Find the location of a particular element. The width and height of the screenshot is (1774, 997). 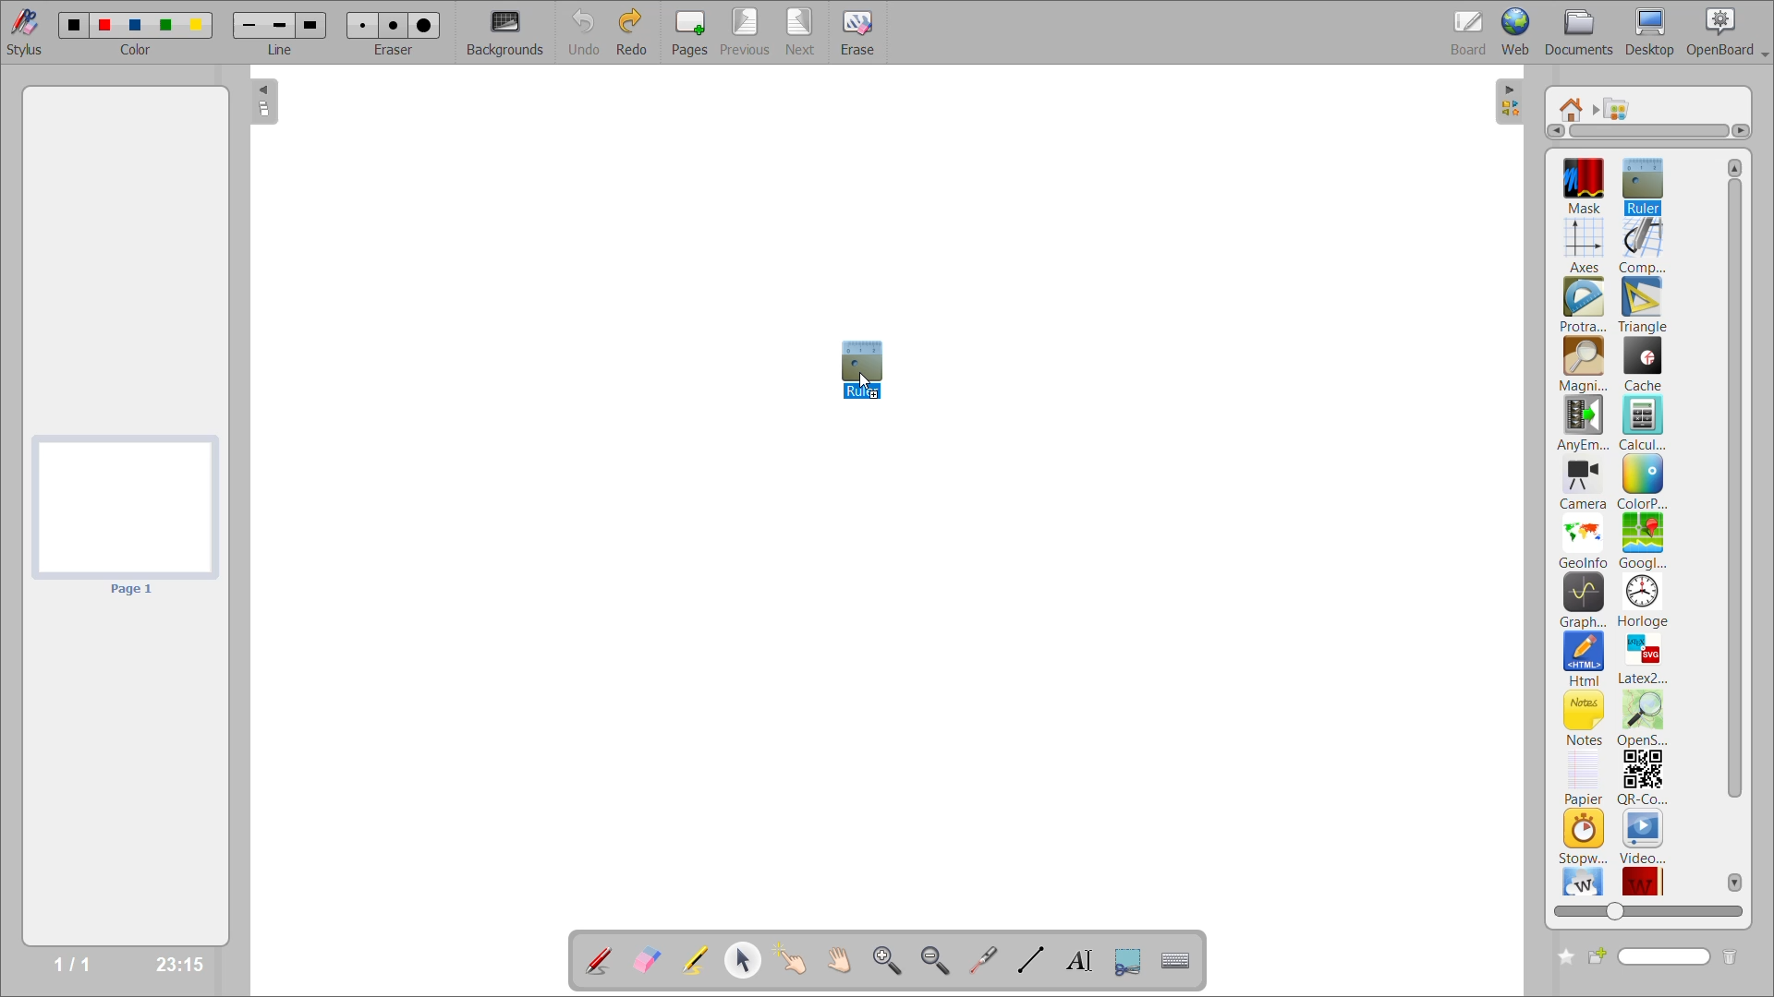

draw lines is located at coordinates (1028, 959).